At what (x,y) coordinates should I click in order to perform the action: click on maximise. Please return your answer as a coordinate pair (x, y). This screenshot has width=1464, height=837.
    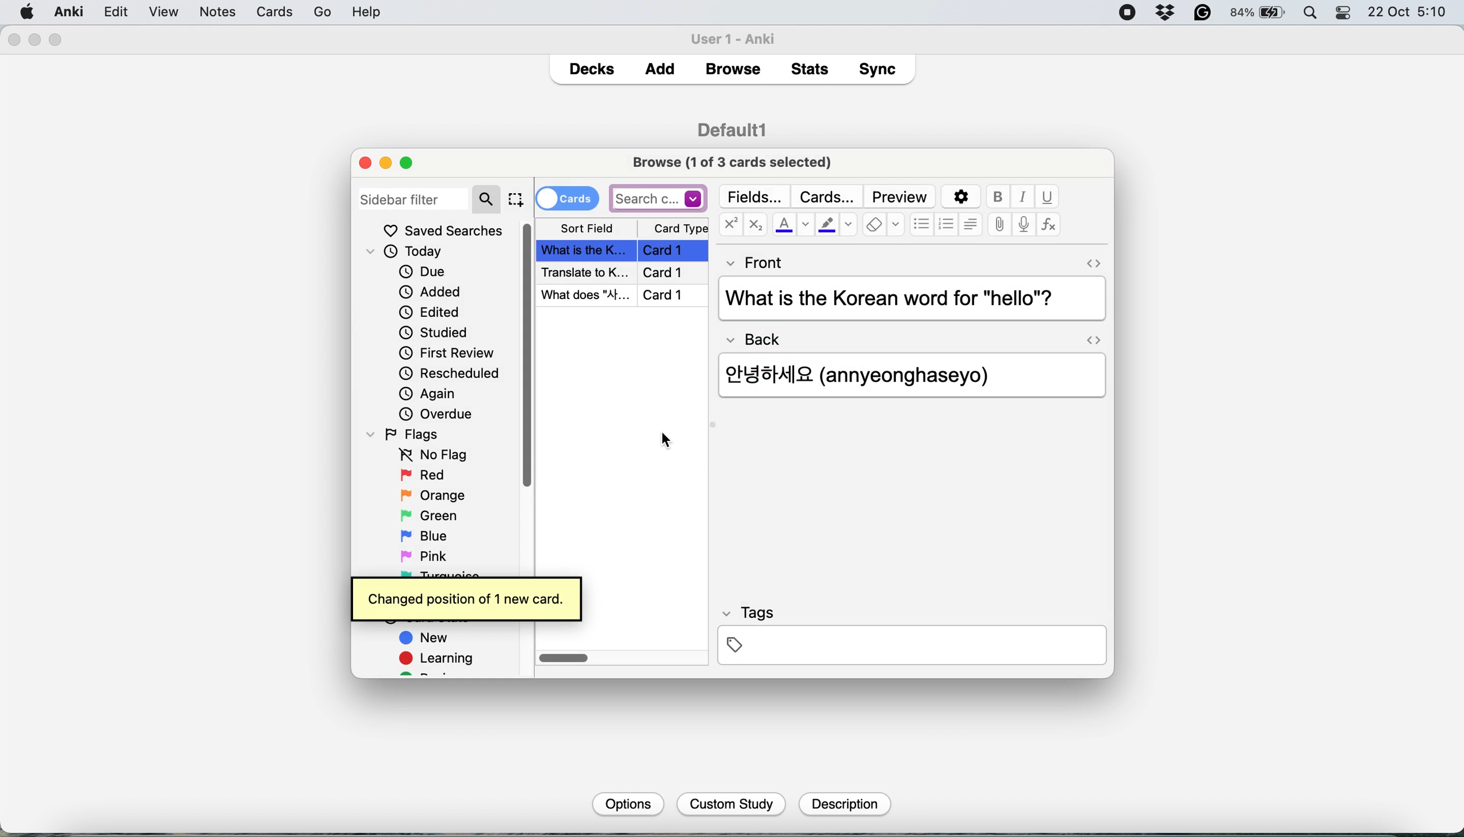
    Looking at the image, I should click on (411, 162).